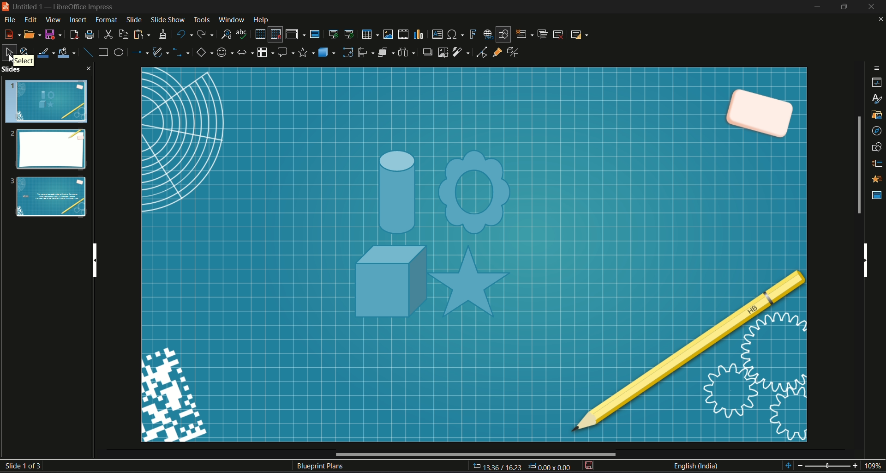 The width and height of the screenshot is (886, 473). Describe the element at coordinates (259, 33) in the screenshot. I see `display grid` at that location.